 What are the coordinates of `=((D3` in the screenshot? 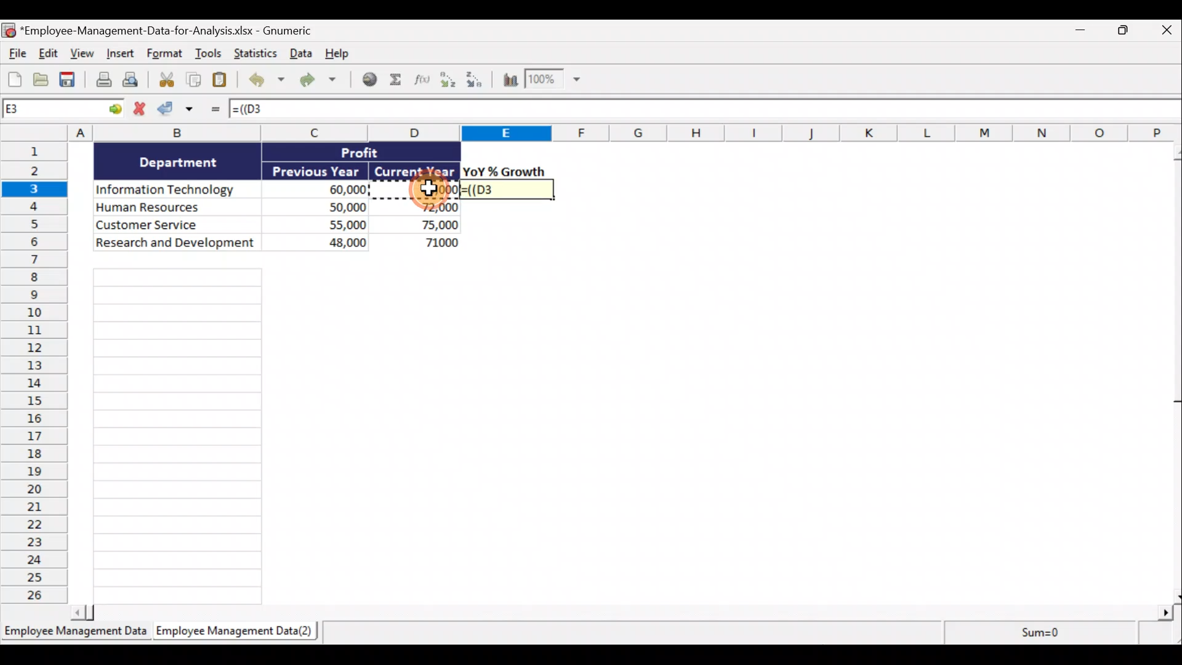 It's located at (267, 110).